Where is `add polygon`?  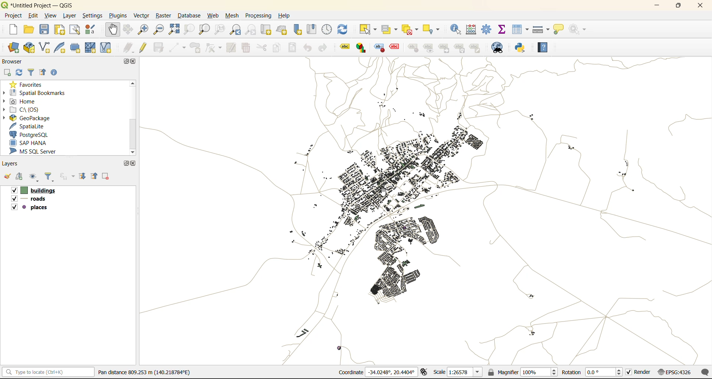
add polygon is located at coordinates (195, 48).